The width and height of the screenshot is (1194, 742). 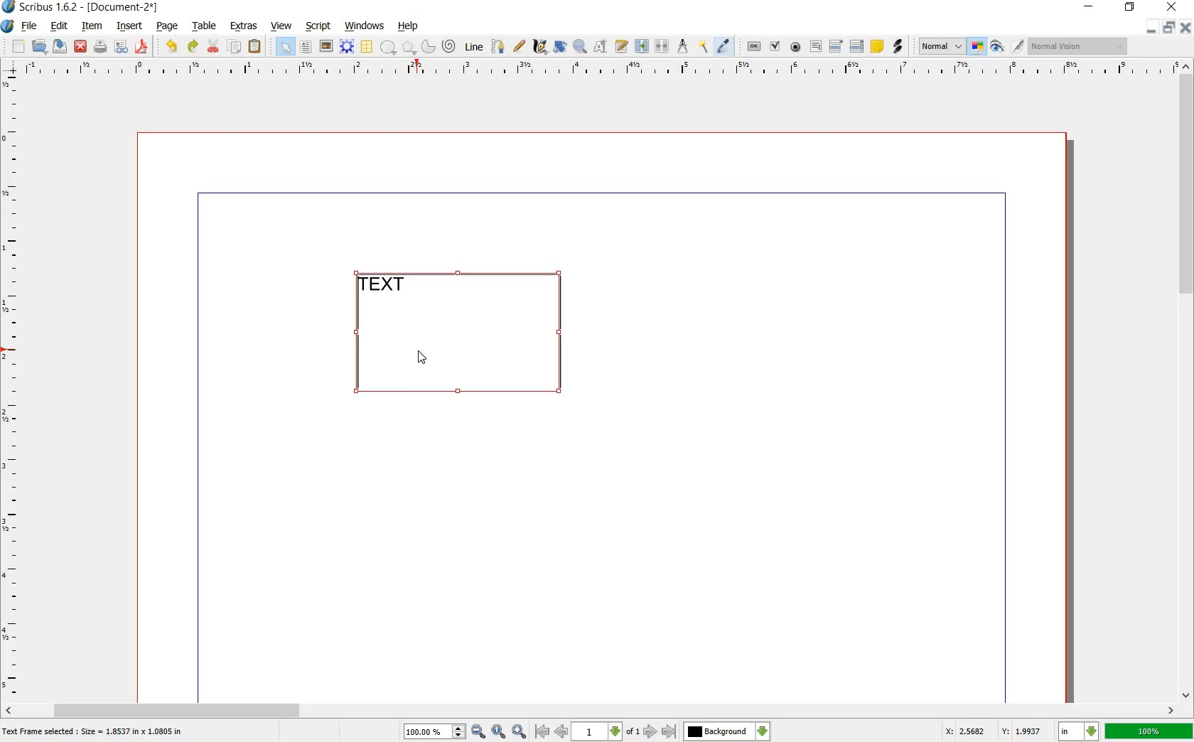 I want to click on restore, so click(x=1130, y=9).